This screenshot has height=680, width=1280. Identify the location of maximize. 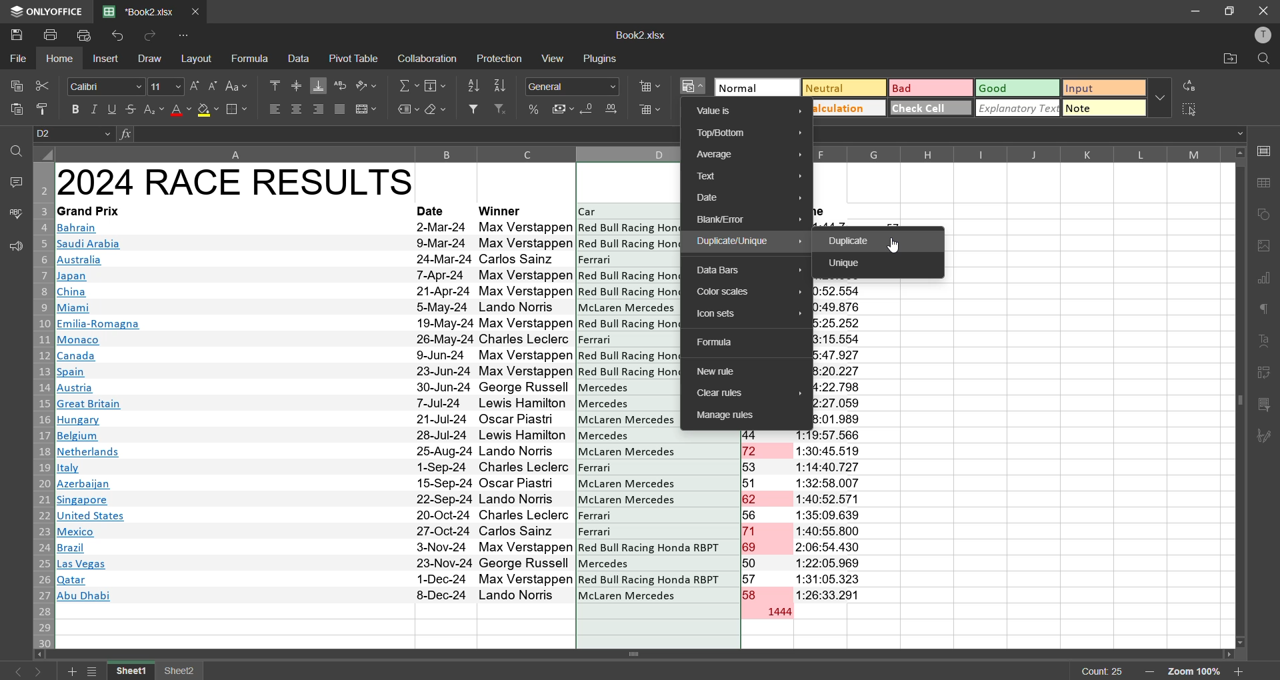
(1231, 10).